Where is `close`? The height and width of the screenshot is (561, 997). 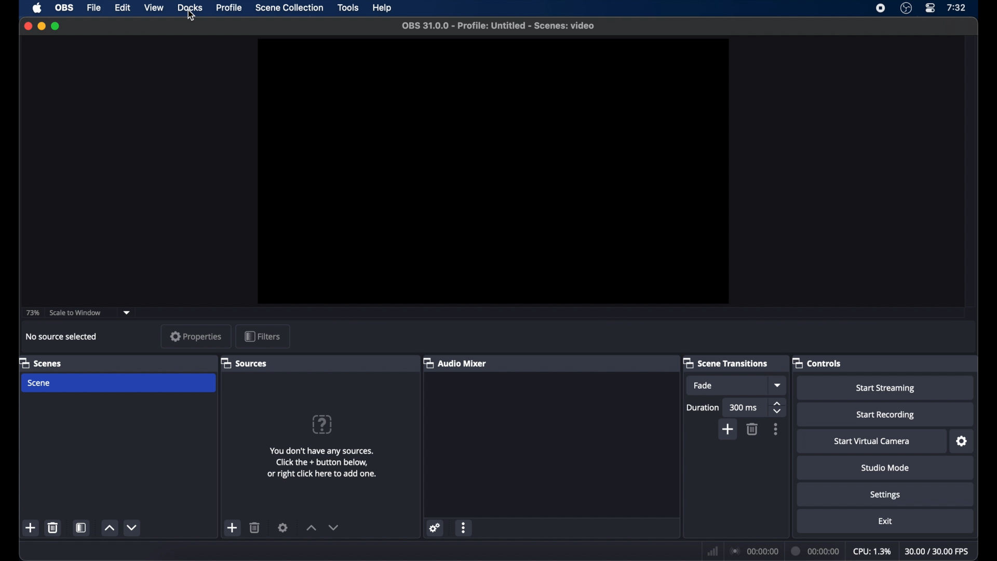 close is located at coordinates (29, 25).